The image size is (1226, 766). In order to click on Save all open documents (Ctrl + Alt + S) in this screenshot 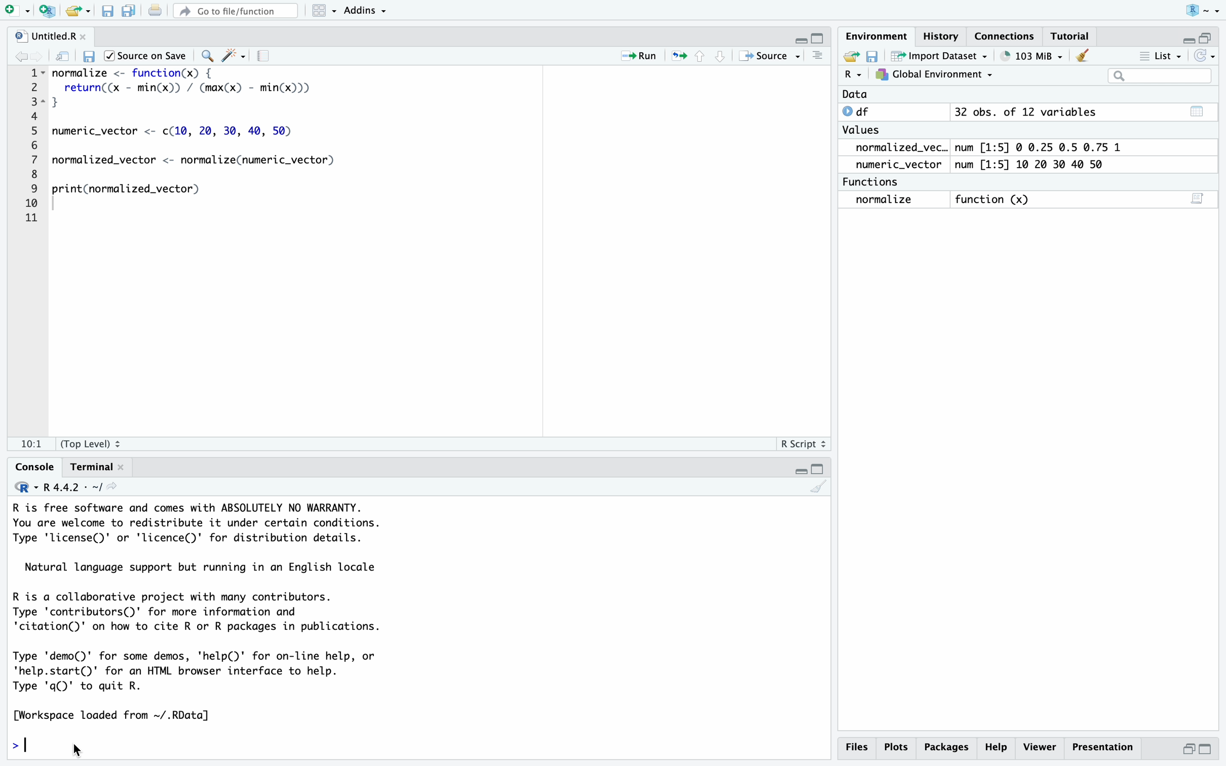, I will do `click(130, 12)`.